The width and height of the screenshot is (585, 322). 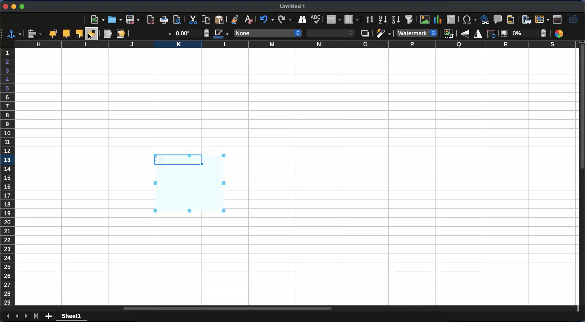 What do you see at coordinates (369, 19) in the screenshot?
I see `sort` at bounding box center [369, 19].